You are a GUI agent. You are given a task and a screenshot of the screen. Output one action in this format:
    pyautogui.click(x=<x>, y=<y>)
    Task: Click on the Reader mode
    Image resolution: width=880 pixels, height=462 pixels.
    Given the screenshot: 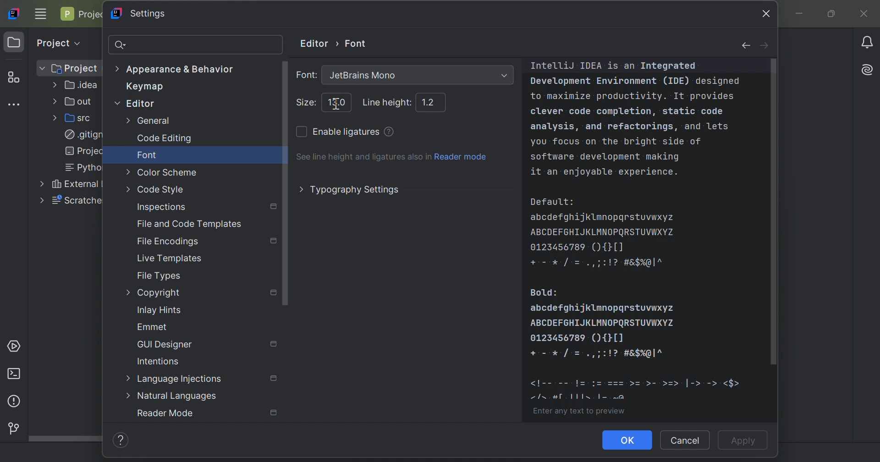 What is the action you would take?
    pyautogui.click(x=165, y=413)
    